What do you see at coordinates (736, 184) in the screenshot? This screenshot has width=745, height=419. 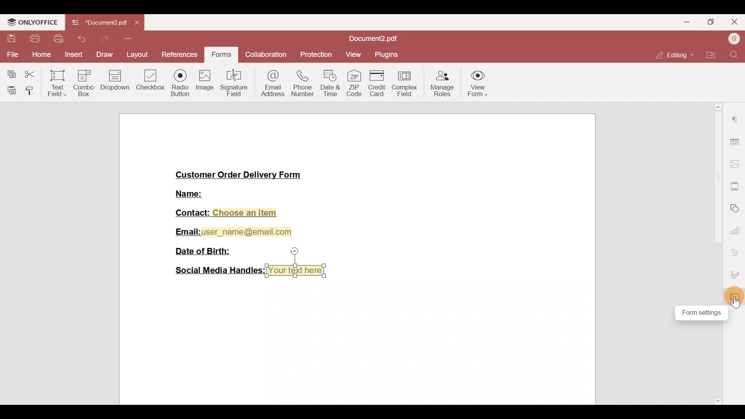 I see `More settings` at bounding box center [736, 184].